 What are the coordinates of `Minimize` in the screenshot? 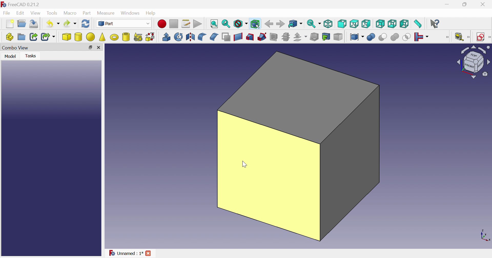 It's located at (448, 4).